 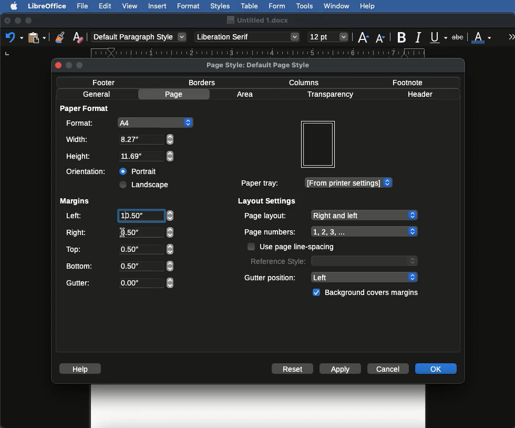 I want to click on Header, so click(x=420, y=94).